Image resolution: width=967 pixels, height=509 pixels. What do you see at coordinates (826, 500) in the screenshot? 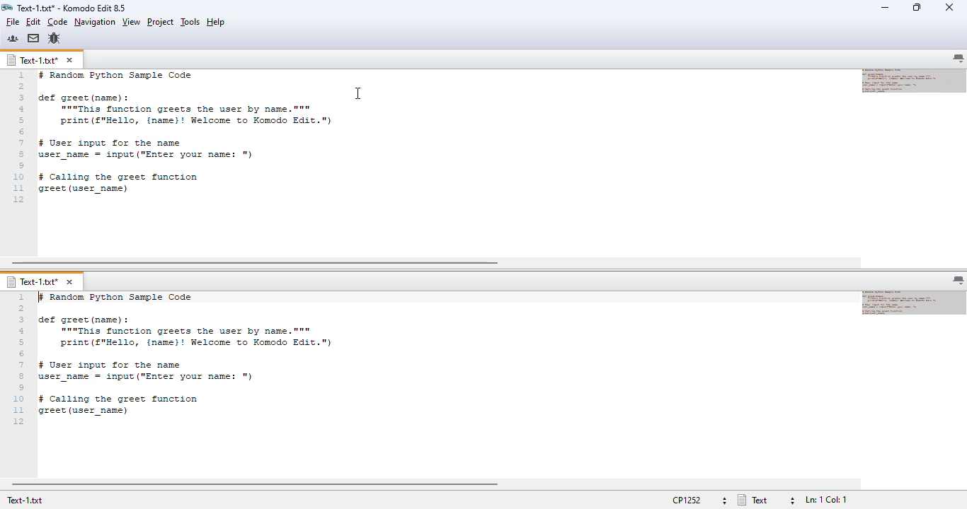
I see `file position` at bounding box center [826, 500].